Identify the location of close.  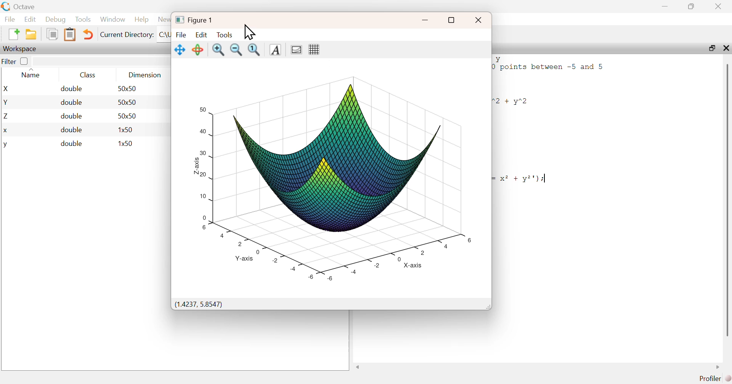
(725, 48).